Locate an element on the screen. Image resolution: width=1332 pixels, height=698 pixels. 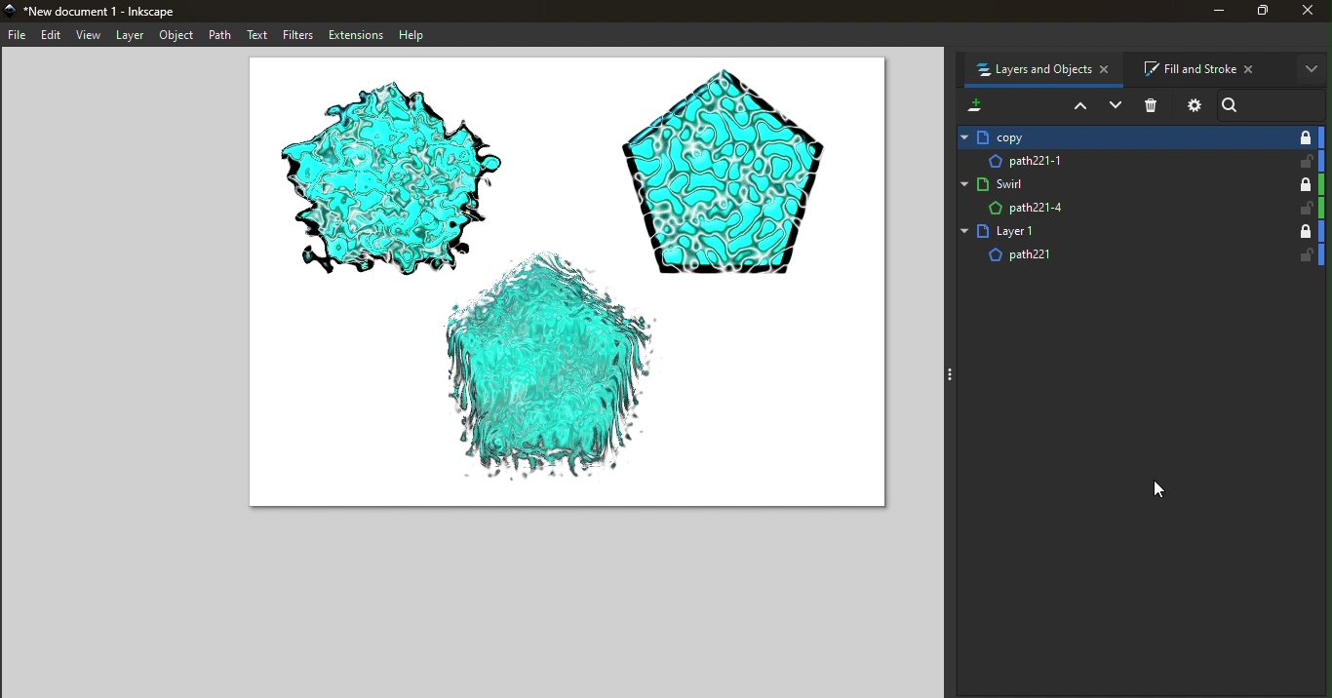
Layer 1 is located at coordinates (1120, 232).